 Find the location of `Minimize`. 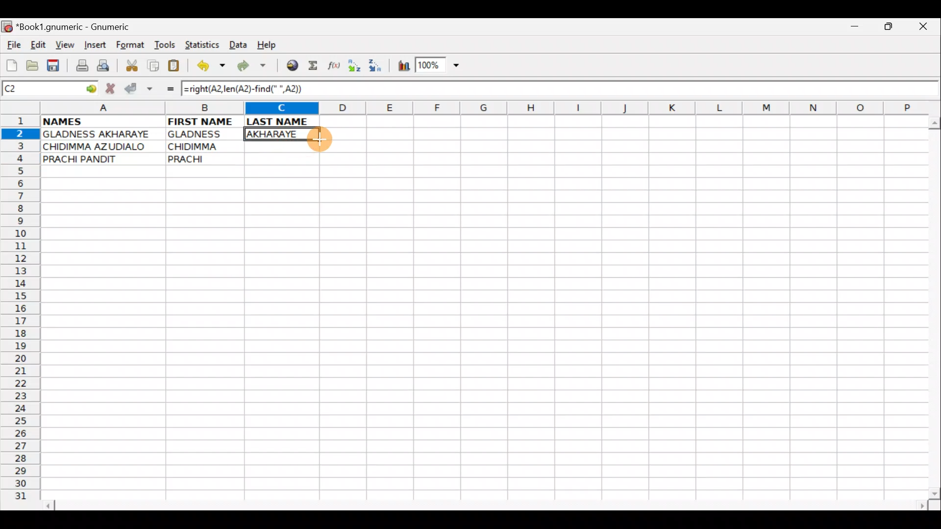

Minimize is located at coordinates (852, 29).